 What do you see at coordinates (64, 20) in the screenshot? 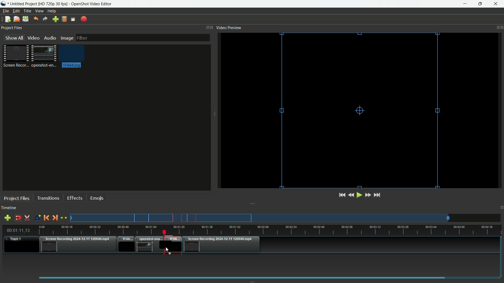
I see `Profile` at bounding box center [64, 20].